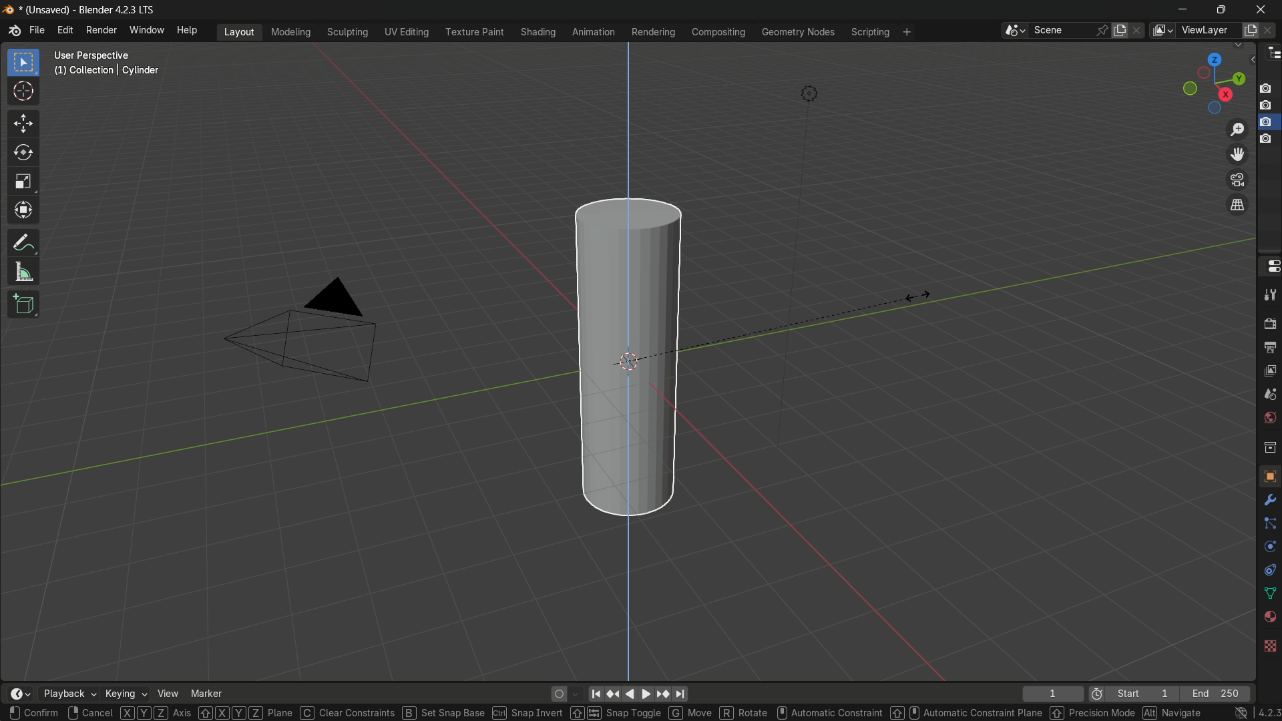 The width and height of the screenshot is (1282, 721). Describe the element at coordinates (1213, 81) in the screenshot. I see `rotate or preset viewpoint` at that location.